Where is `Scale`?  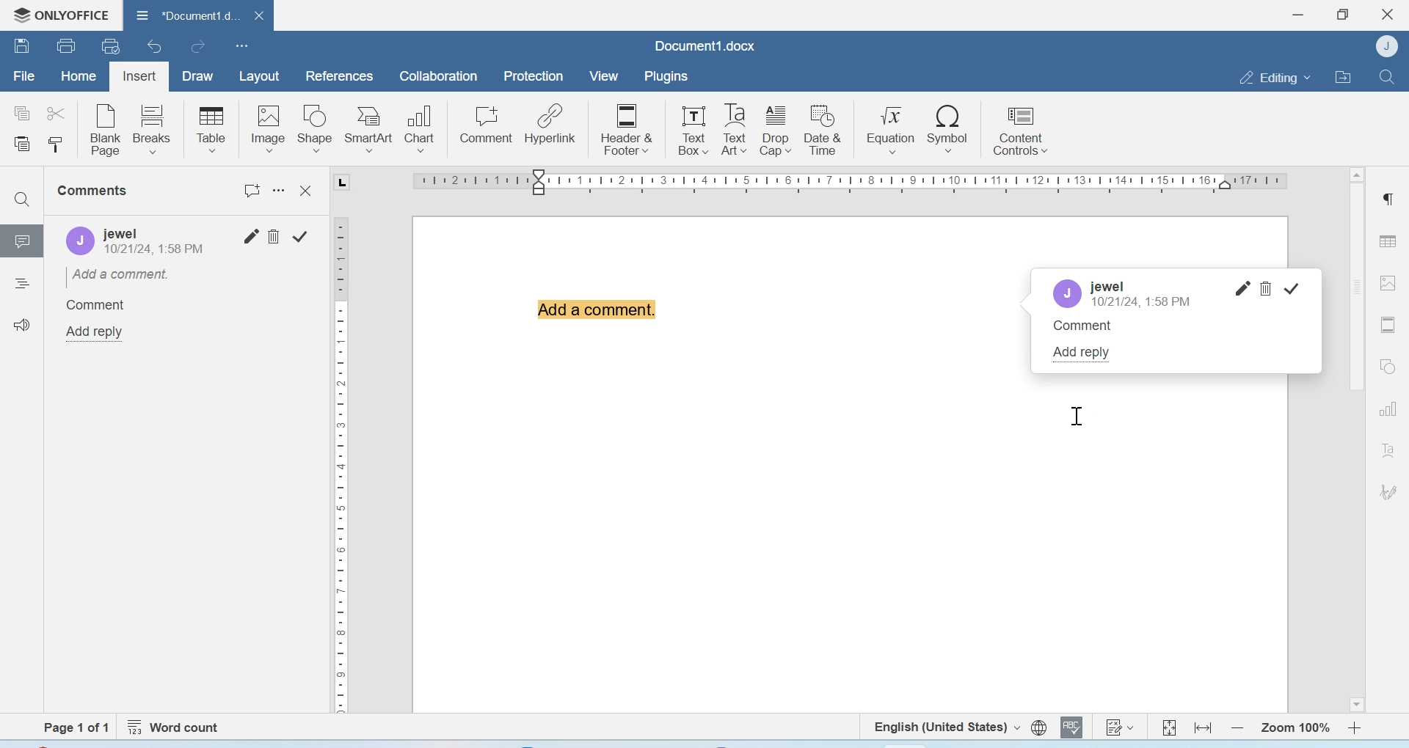
Scale is located at coordinates (341, 455).